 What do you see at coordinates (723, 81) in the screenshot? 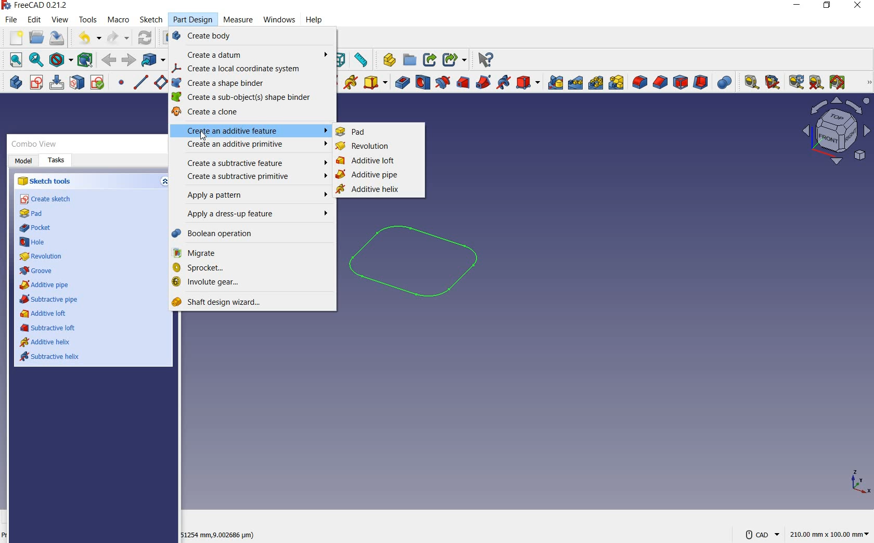
I see `Boolean operation` at bounding box center [723, 81].